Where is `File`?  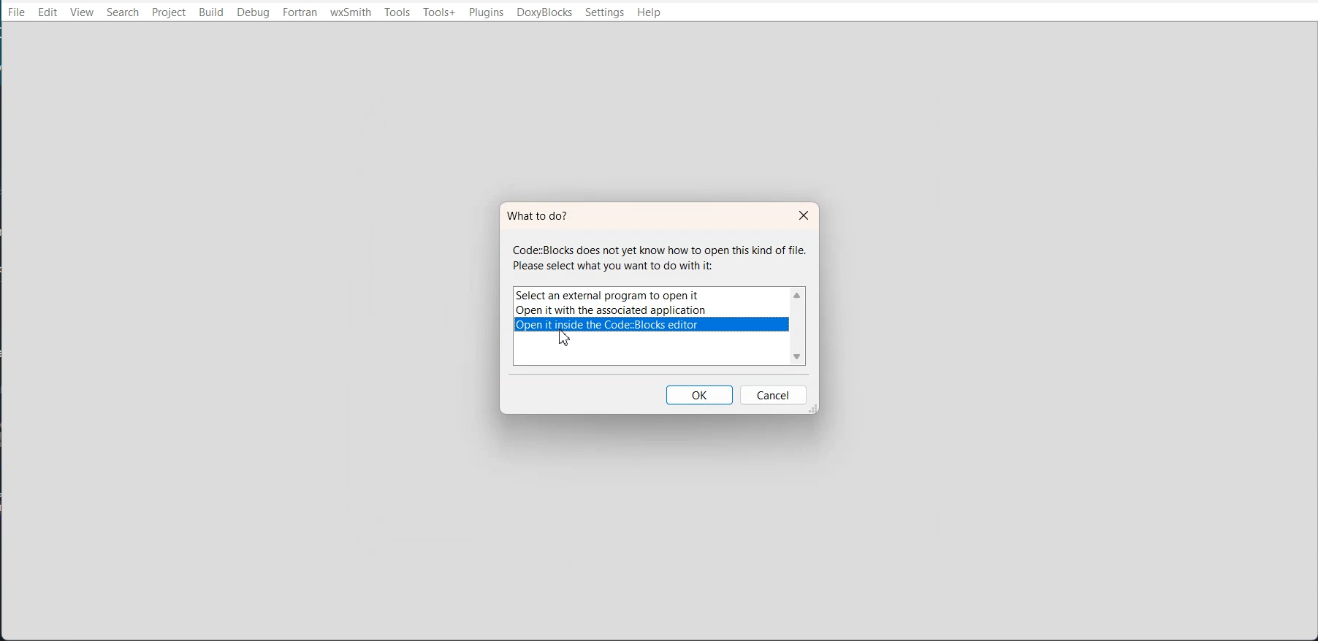
File is located at coordinates (16, 12).